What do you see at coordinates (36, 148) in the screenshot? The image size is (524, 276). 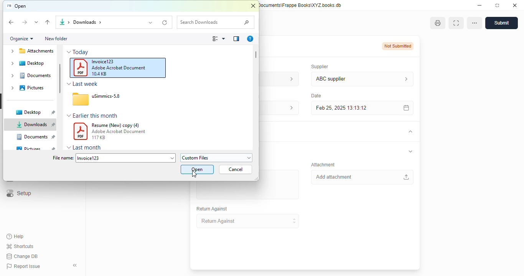 I see `pictures` at bounding box center [36, 148].